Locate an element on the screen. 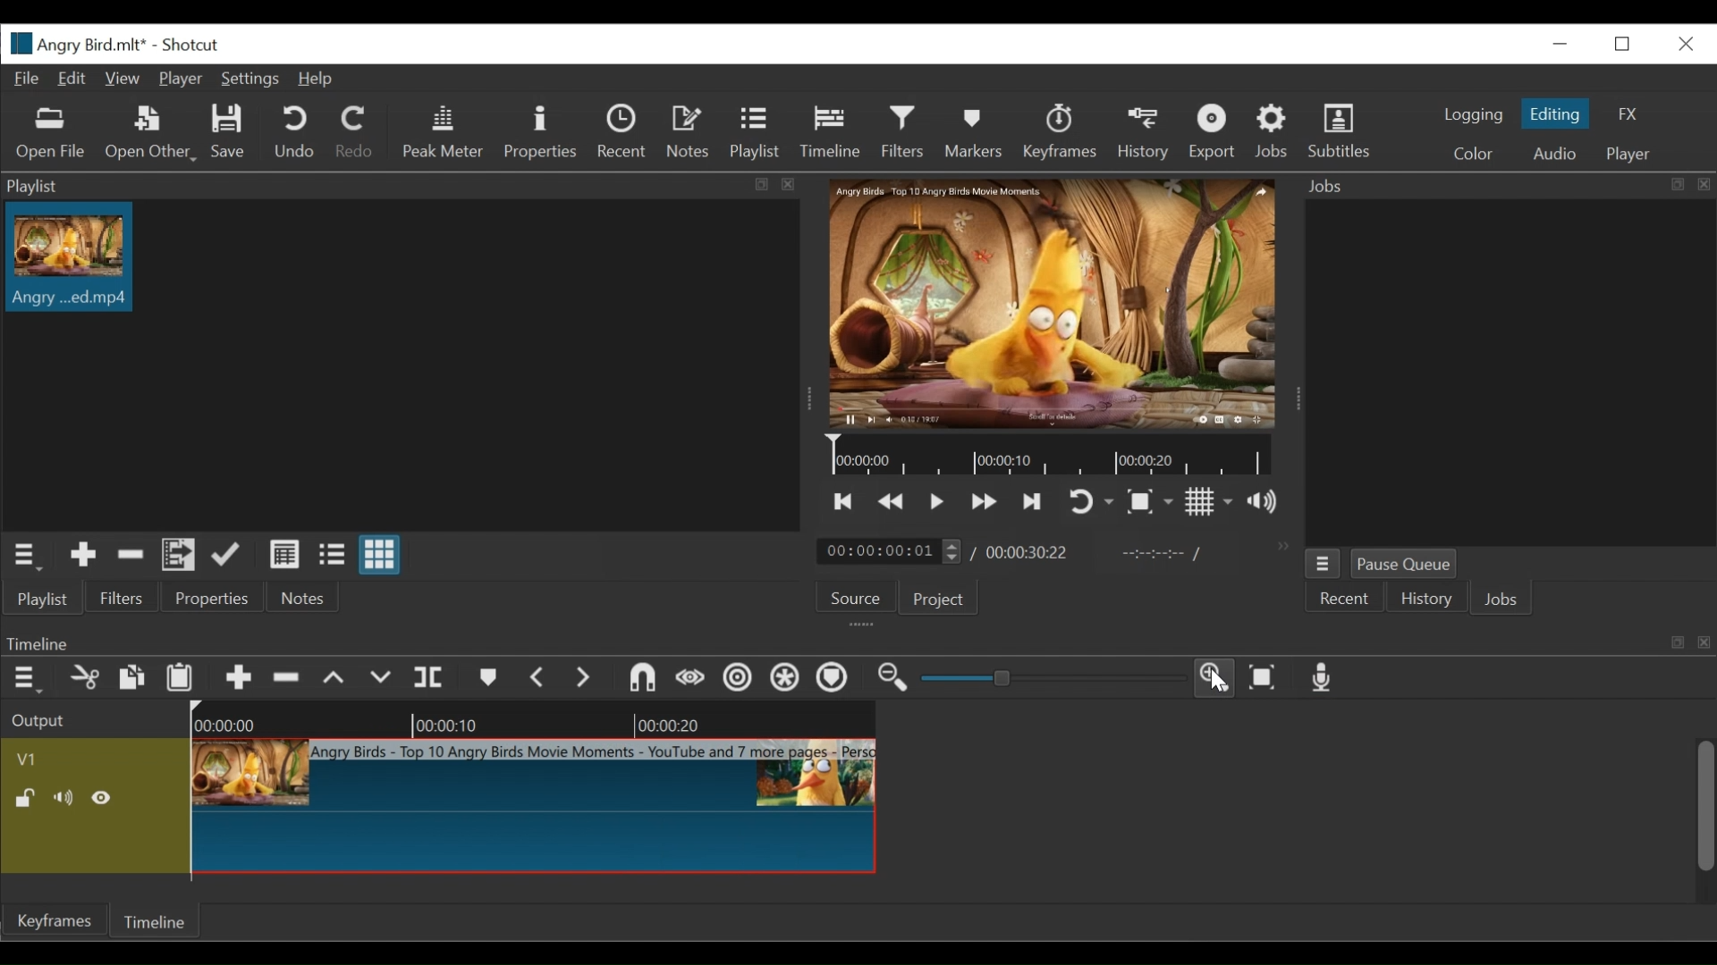  Ripple is located at coordinates (740, 680).